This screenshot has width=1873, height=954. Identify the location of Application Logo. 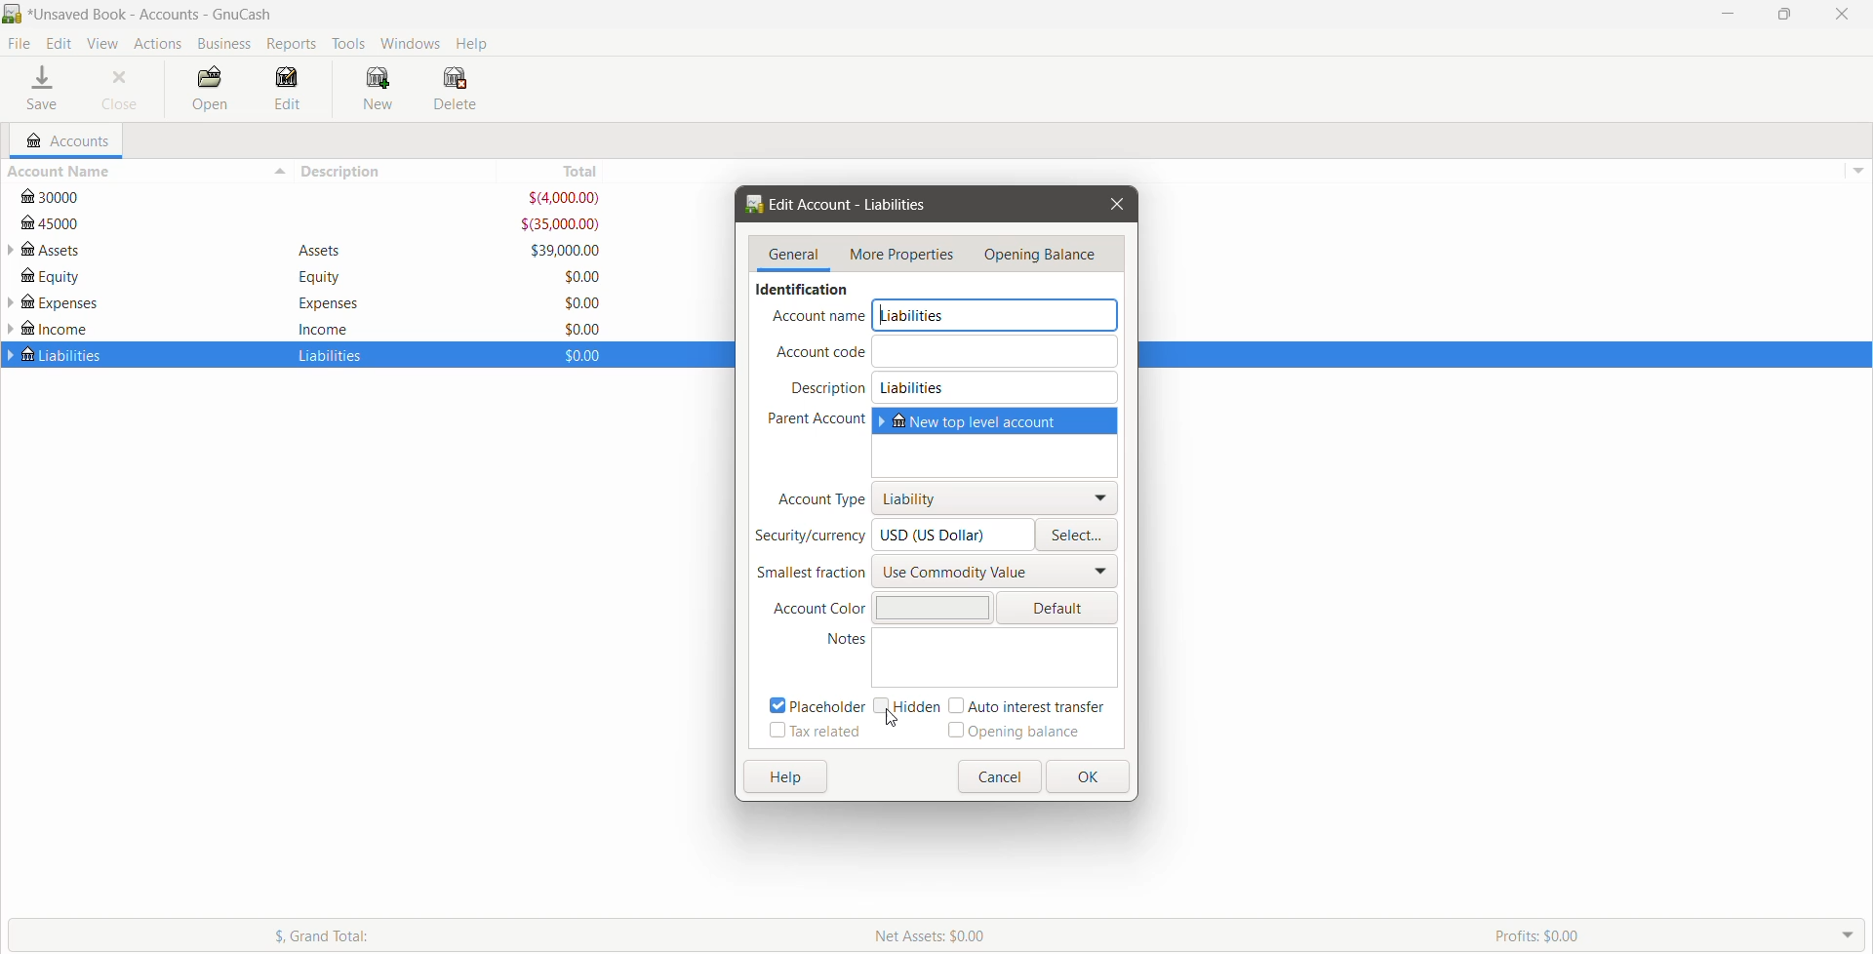
(12, 15).